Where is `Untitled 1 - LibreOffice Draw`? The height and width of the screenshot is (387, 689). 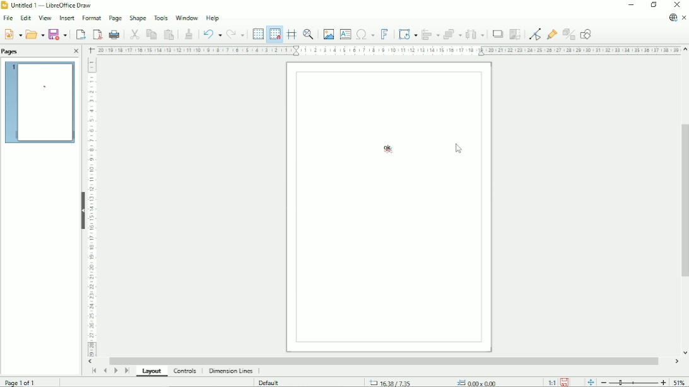 Untitled 1 - LibreOffice Draw is located at coordinates (50, 5).